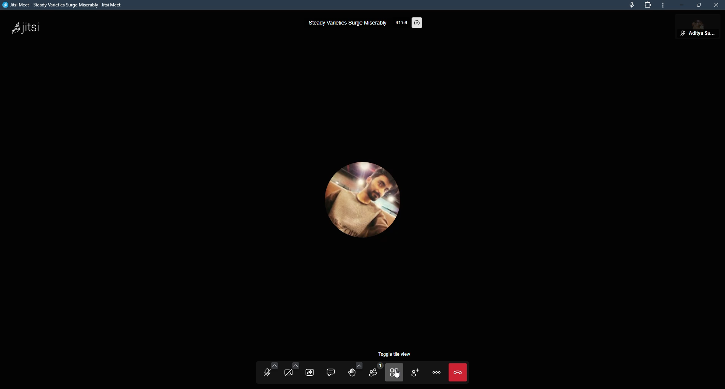  I want to click on cursor, so click(397, 374).